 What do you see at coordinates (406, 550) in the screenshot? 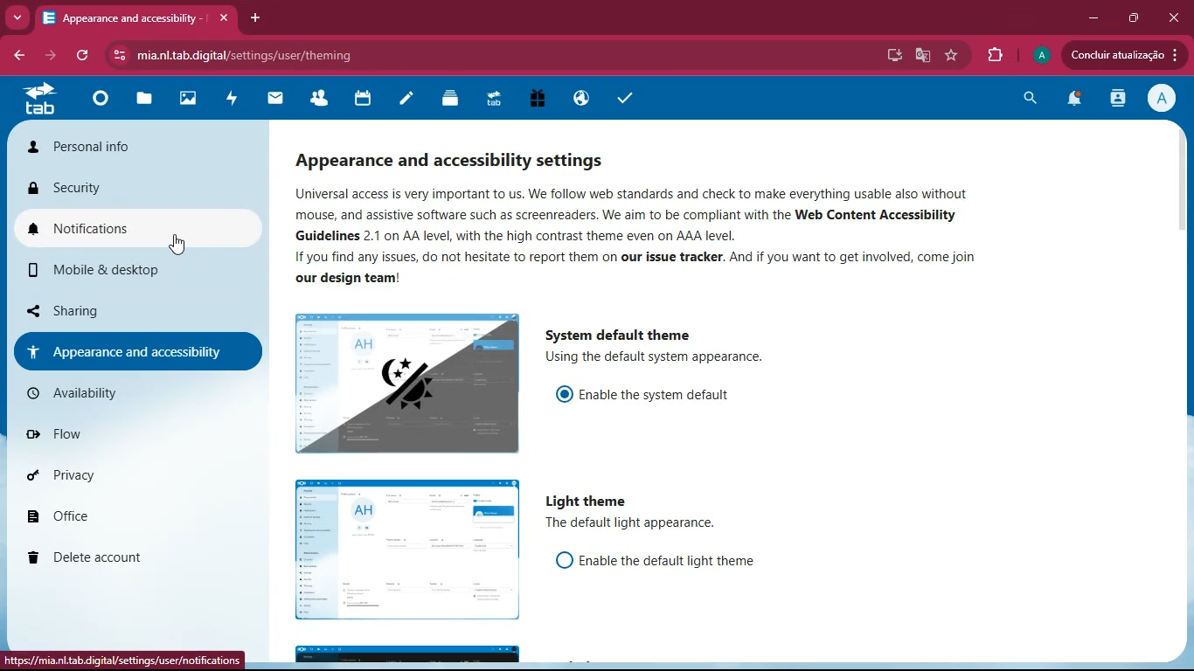
I see `image` at bounding box center [406, 550].